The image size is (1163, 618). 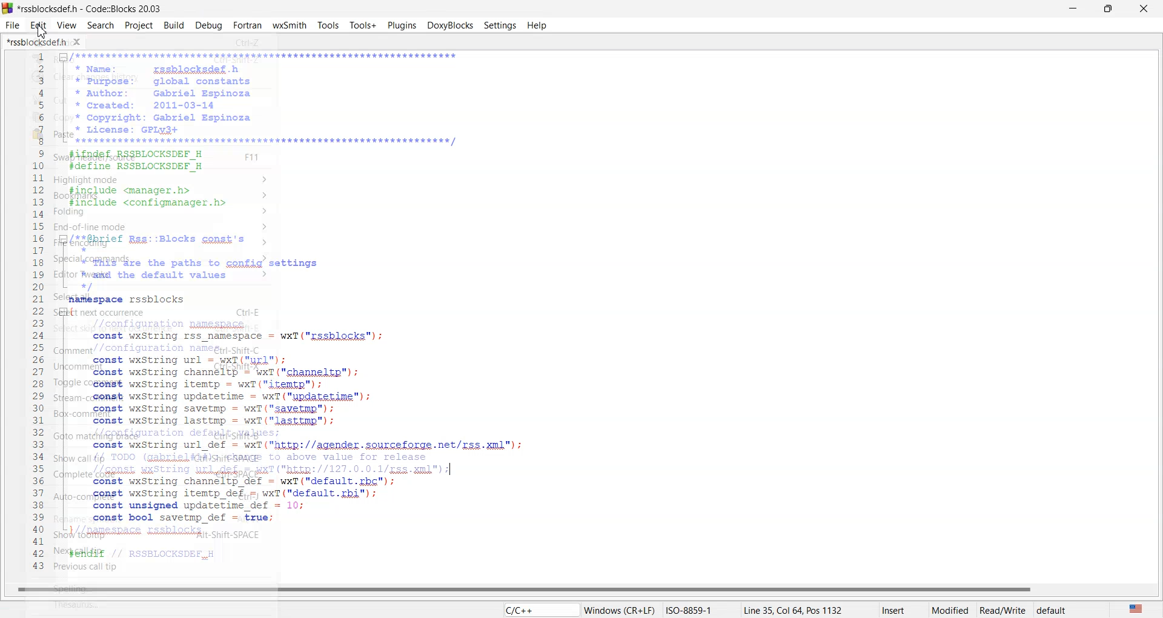 What do you see at coordinates (1003, 609) in the screenshot?
I see `Read/white` at bounding box center [1003, 609].